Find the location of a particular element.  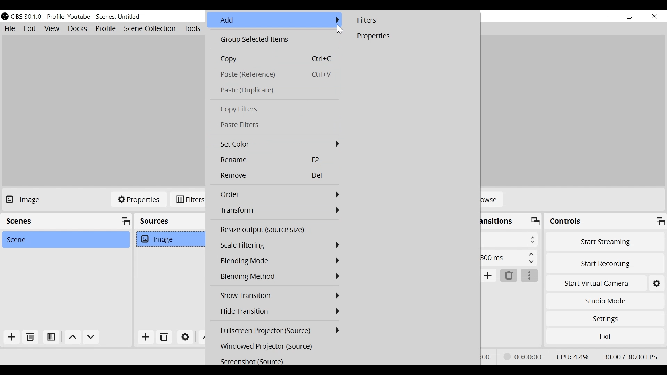

Filters is located at coordinates (190, 198).